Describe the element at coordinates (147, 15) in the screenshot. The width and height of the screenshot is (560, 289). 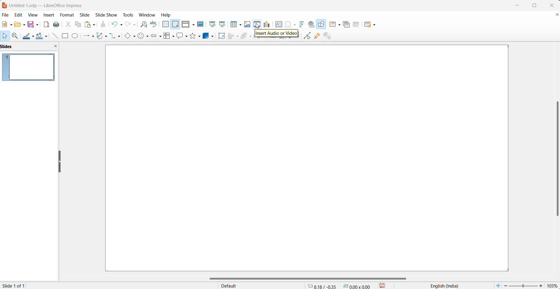
I see `window` at that location.